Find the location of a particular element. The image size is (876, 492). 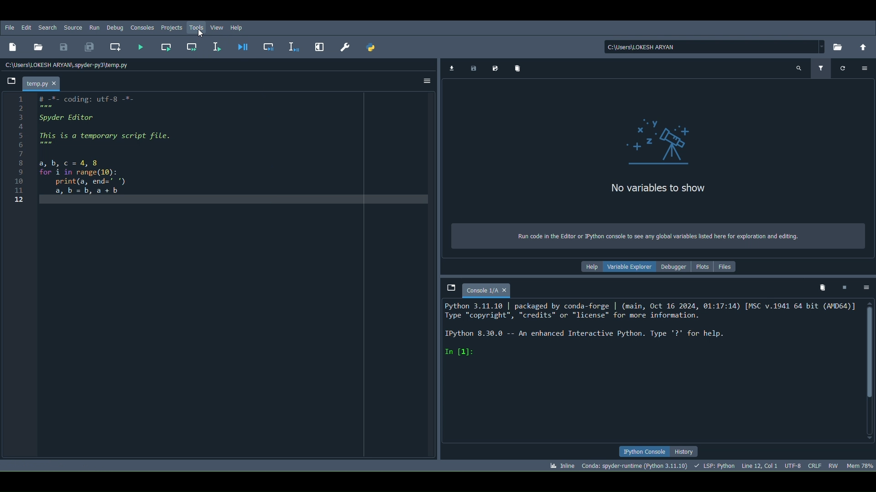

Encoding is located at coordinates (792, 465).